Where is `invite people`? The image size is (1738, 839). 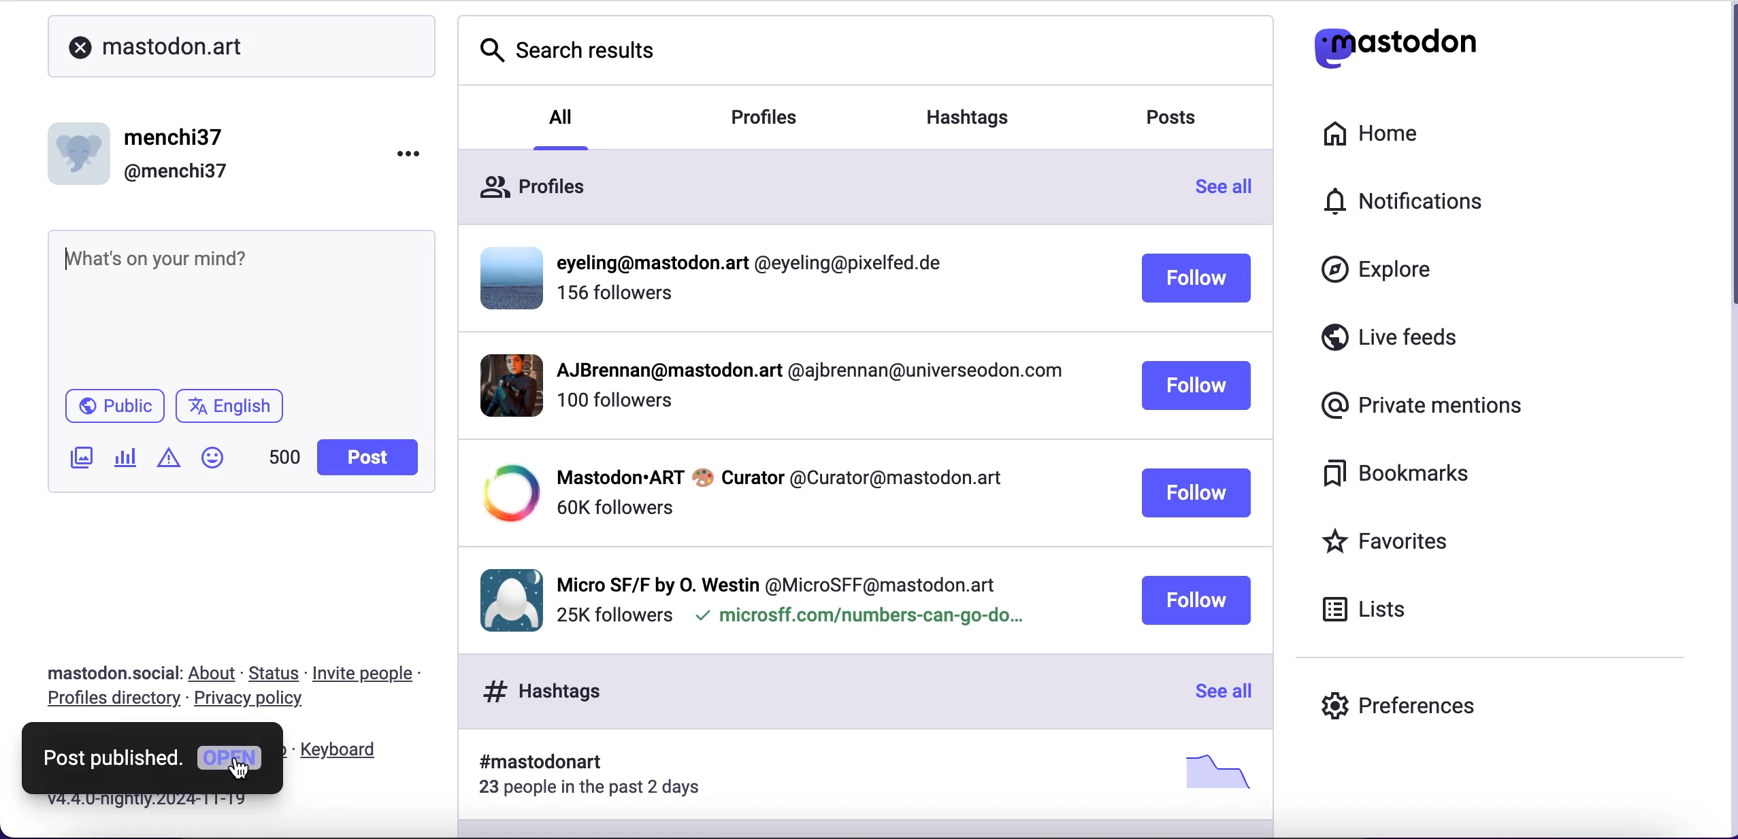 invite people is located at coordinates (371, 674).